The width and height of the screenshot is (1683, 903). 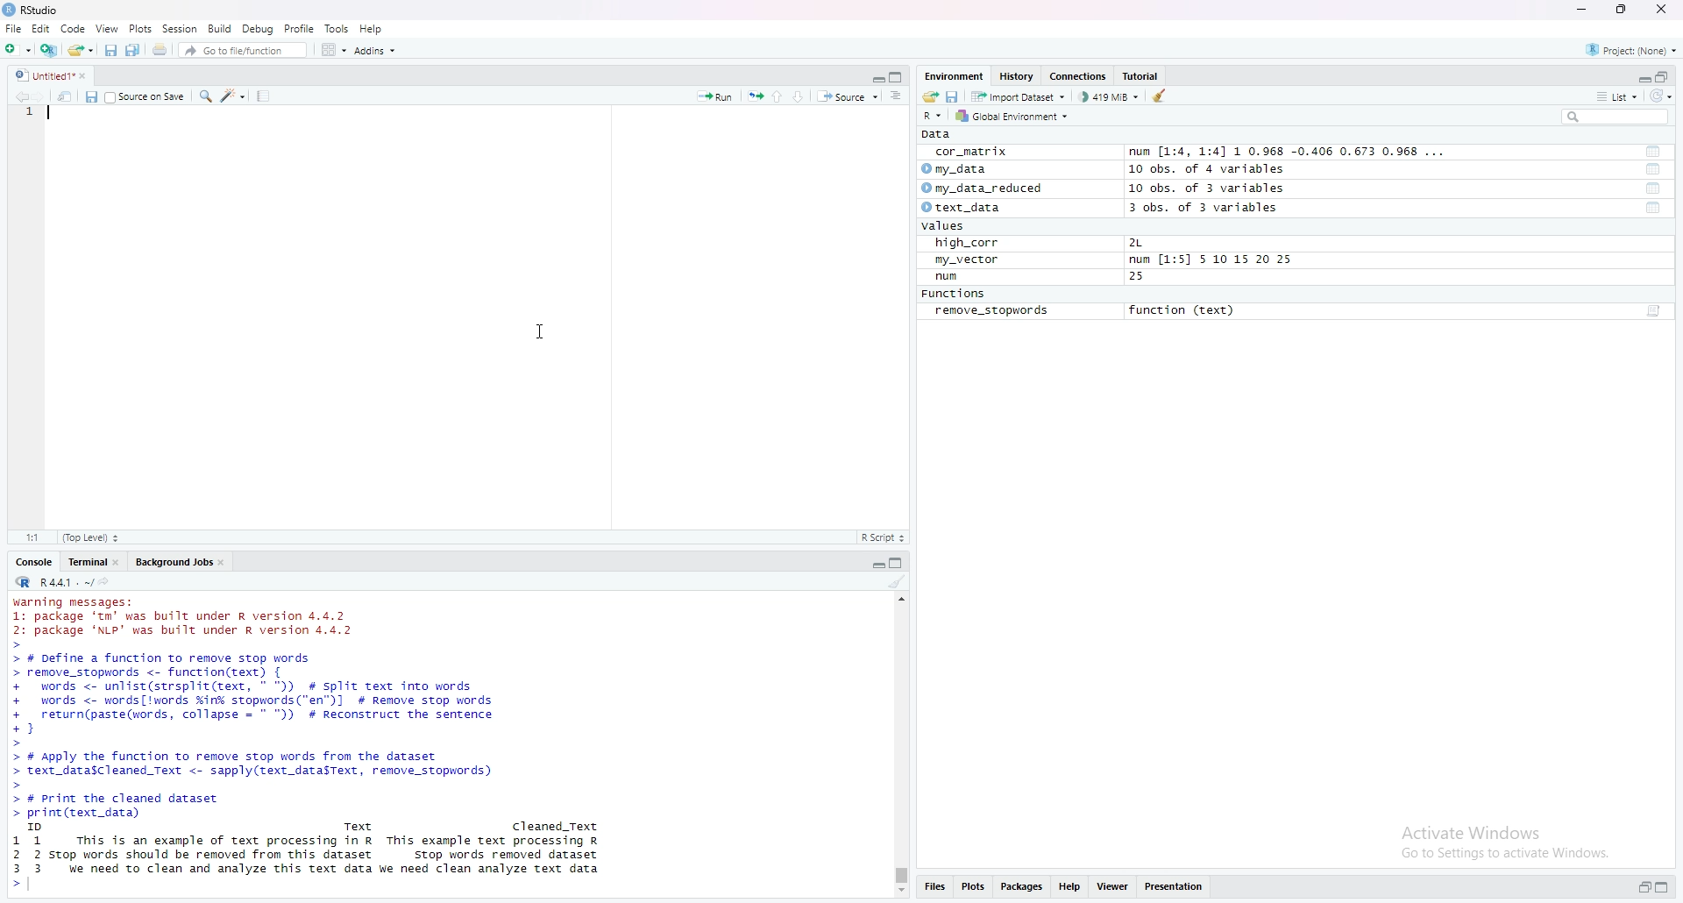 What do you see at coordinates (233, 50) in the screenshot?
I see `Go to file/function` at bounding box center [233, 50].